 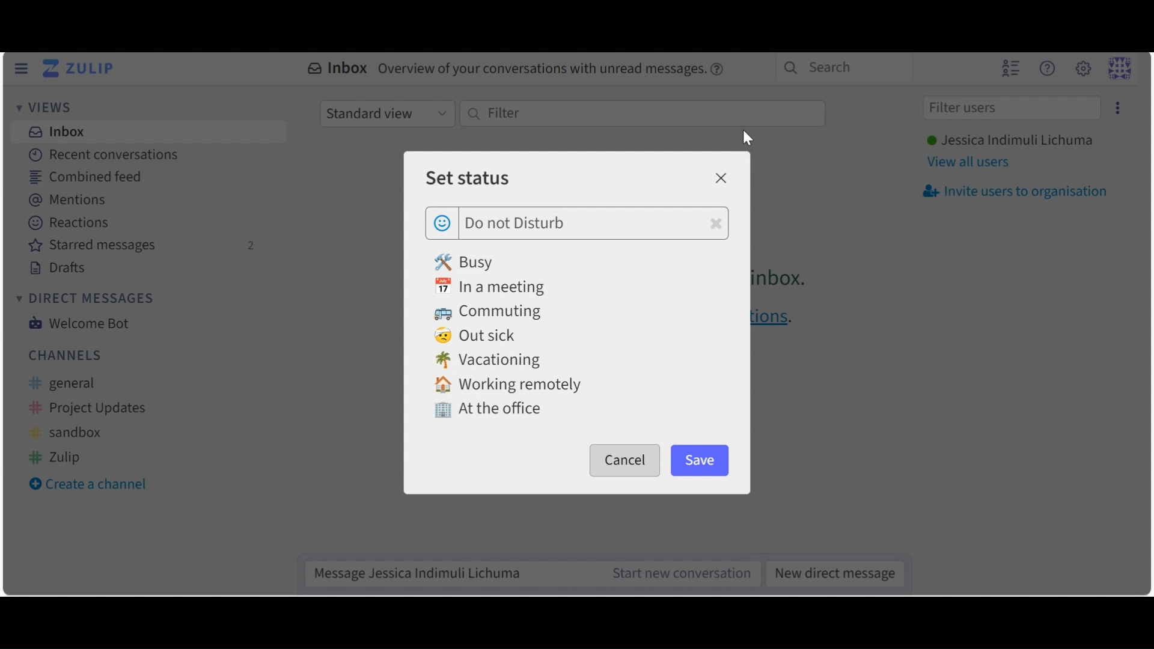 What do you see at coordinates (466, 261) in the screenshot?
I see `Busy` at bounding box center [466, 261].